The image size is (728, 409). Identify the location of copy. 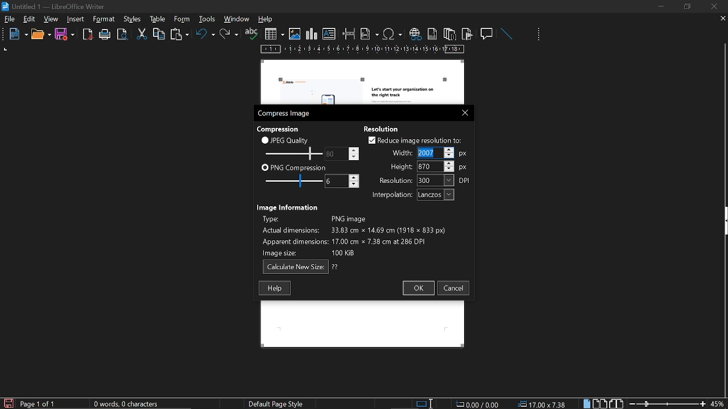
(159, 34).